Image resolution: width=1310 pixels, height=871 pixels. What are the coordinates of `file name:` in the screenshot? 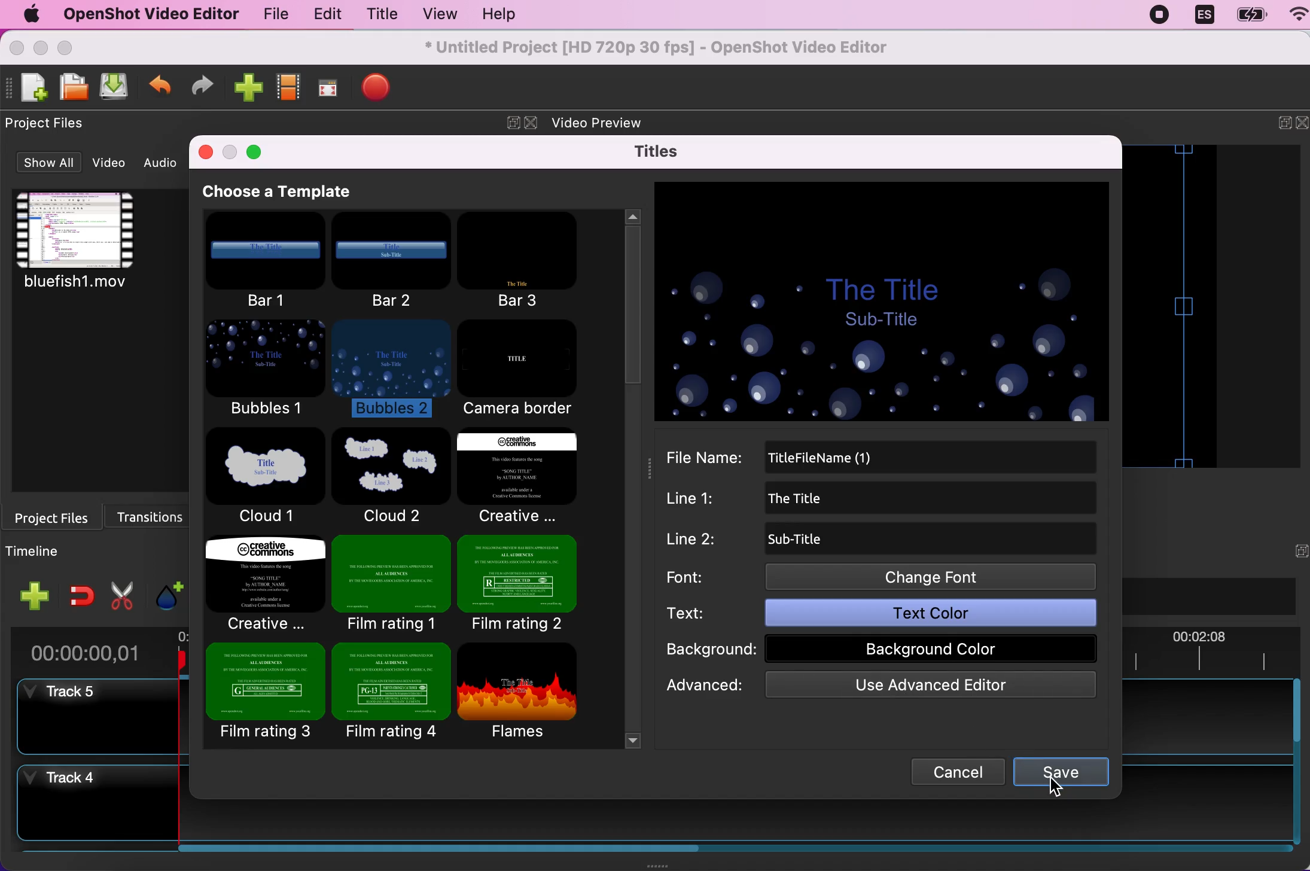 It's located at (710, 458).